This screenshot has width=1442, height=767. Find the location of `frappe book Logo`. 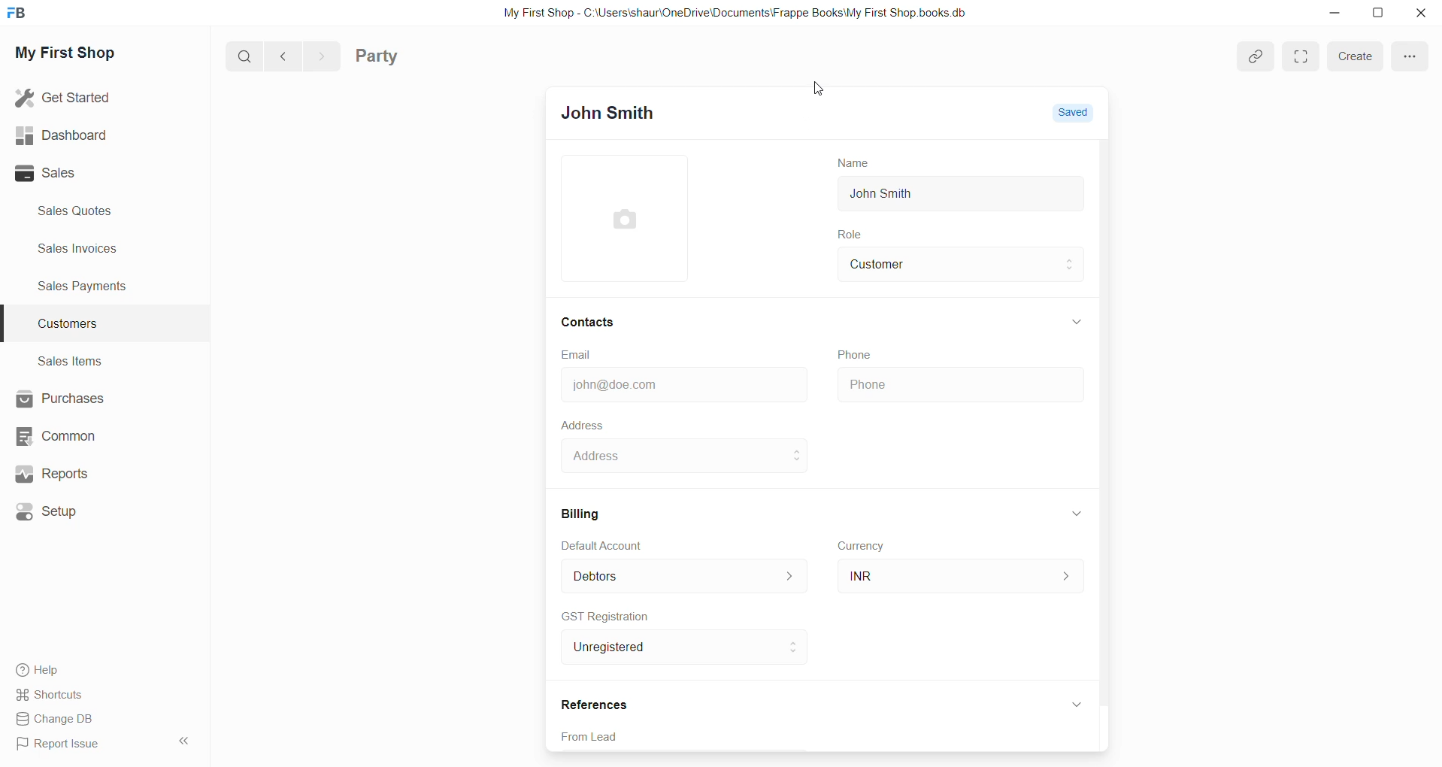

frappe book Logo is located at coordinates (20, 16).